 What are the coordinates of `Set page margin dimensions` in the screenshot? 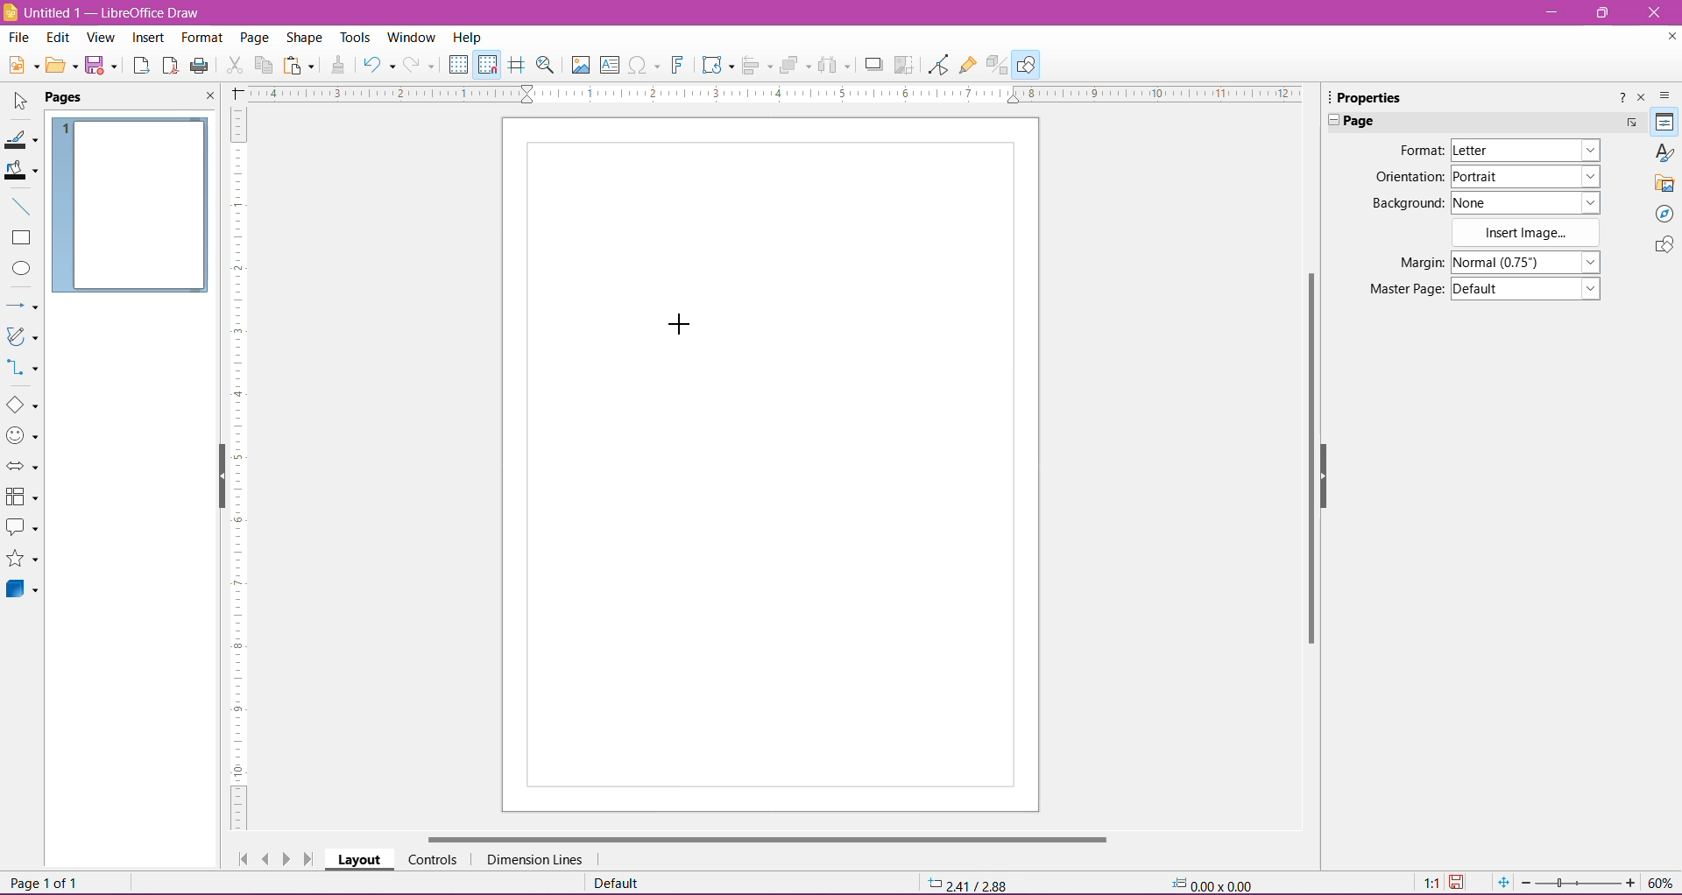 It's located at (1529, 261).